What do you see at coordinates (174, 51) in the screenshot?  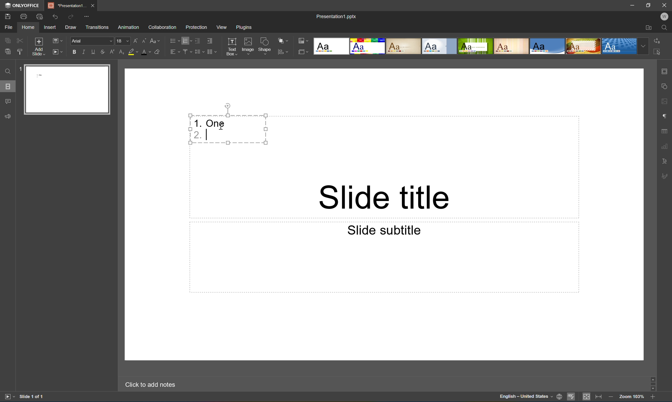 I see `Horizontal align` at bounding box center [174, 51].